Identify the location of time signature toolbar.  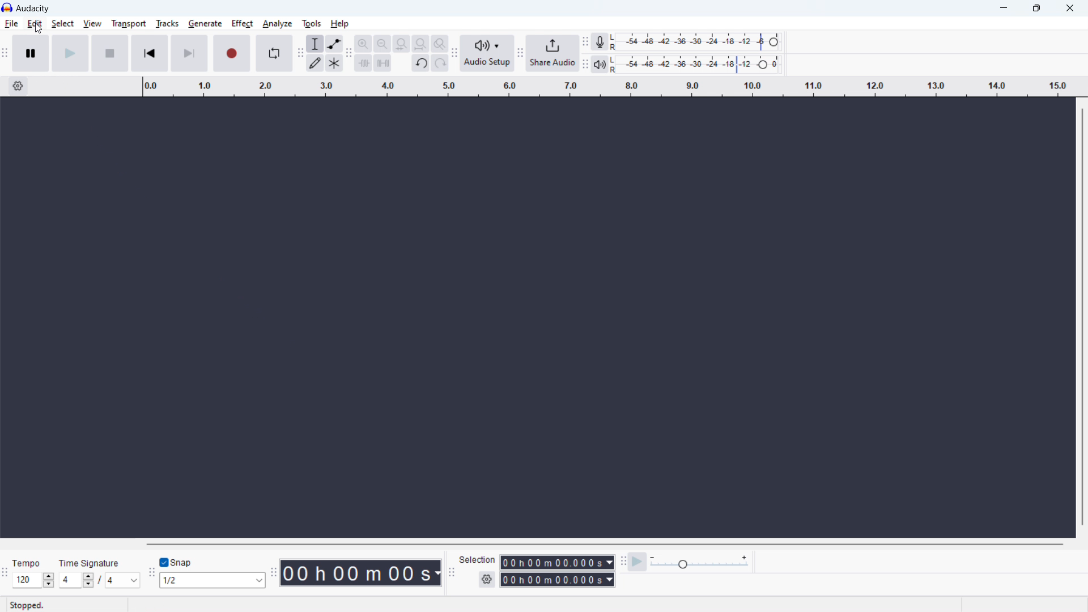
(5, 573).